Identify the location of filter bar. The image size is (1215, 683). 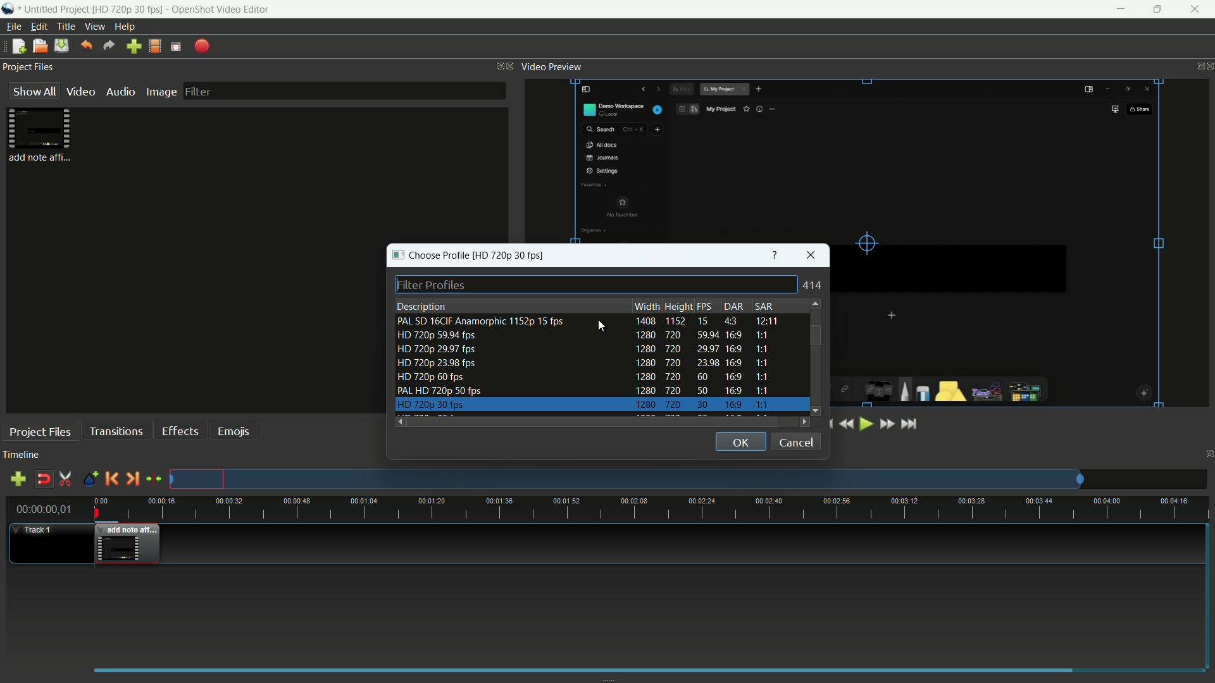
(346, 90).